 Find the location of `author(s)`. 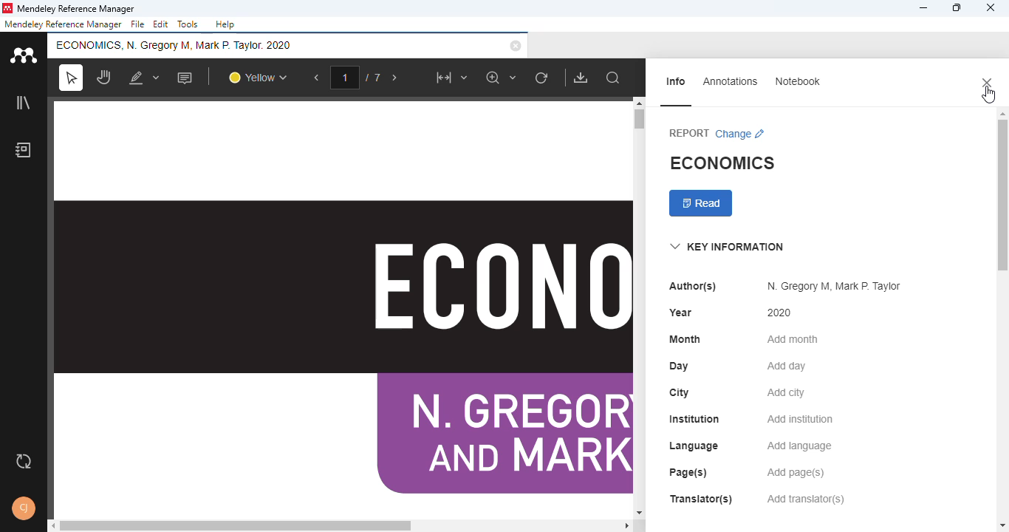

author(s) is located at coordinates (692, 287).